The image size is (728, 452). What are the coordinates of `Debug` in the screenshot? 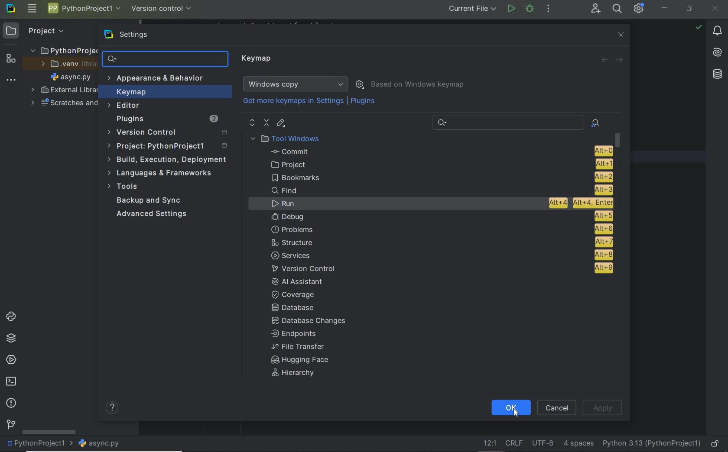 It's located at (530, 9).